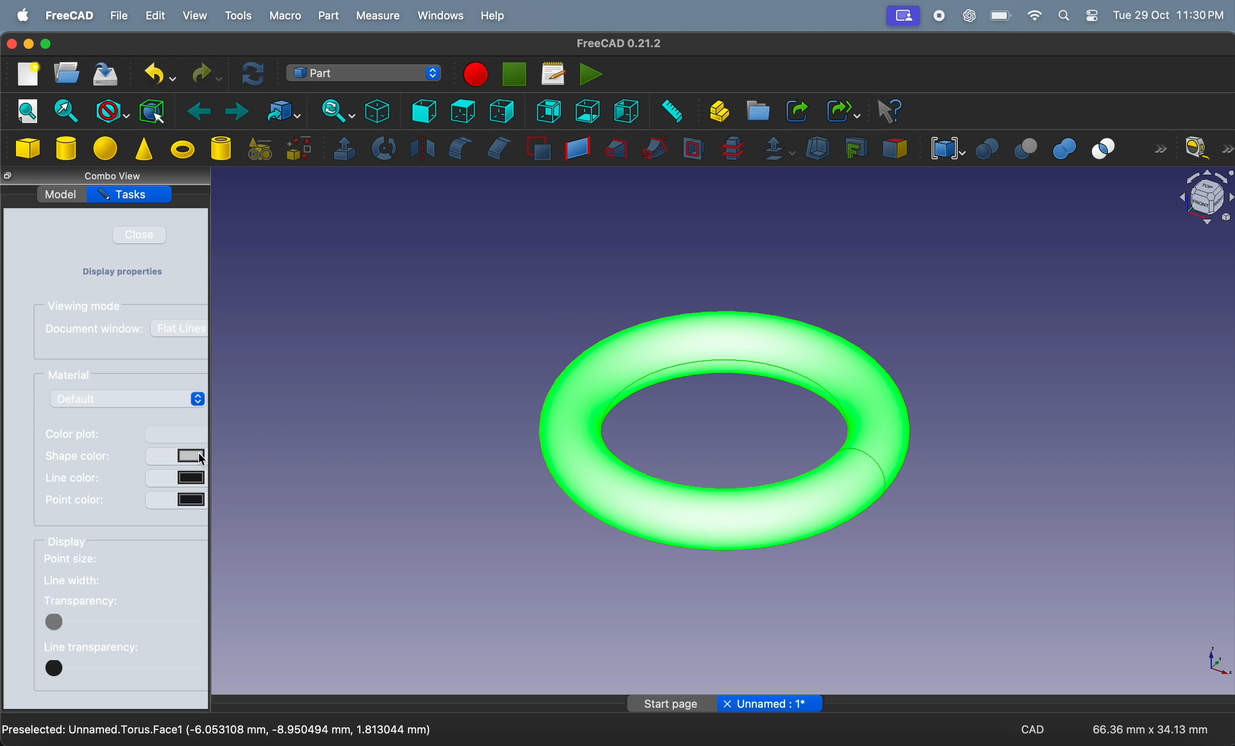 This screenshot has width=1235, height=746. I want to click on view, so click(194, 16).